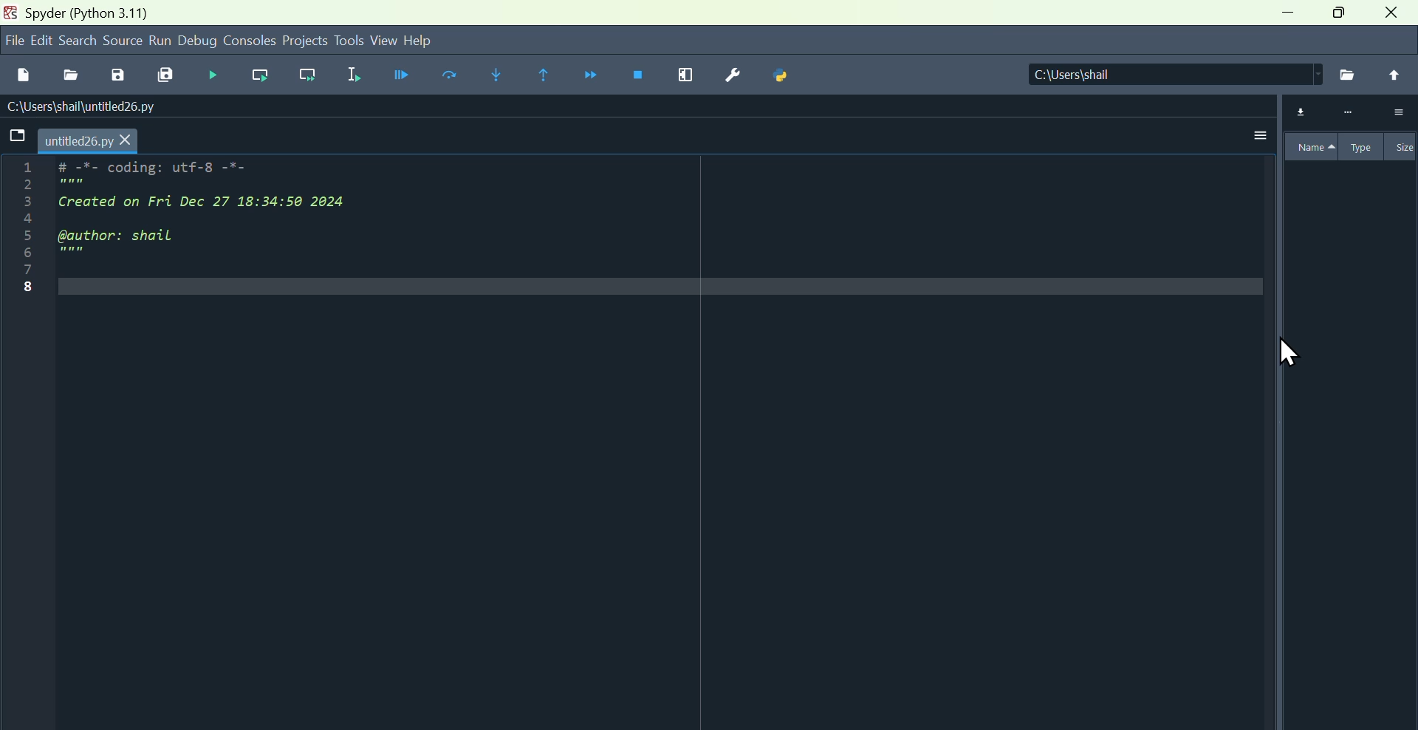  What do you see at coordinates (210, 75) in the screenshot?
I see `Debug` at bounding box center [210, 75].